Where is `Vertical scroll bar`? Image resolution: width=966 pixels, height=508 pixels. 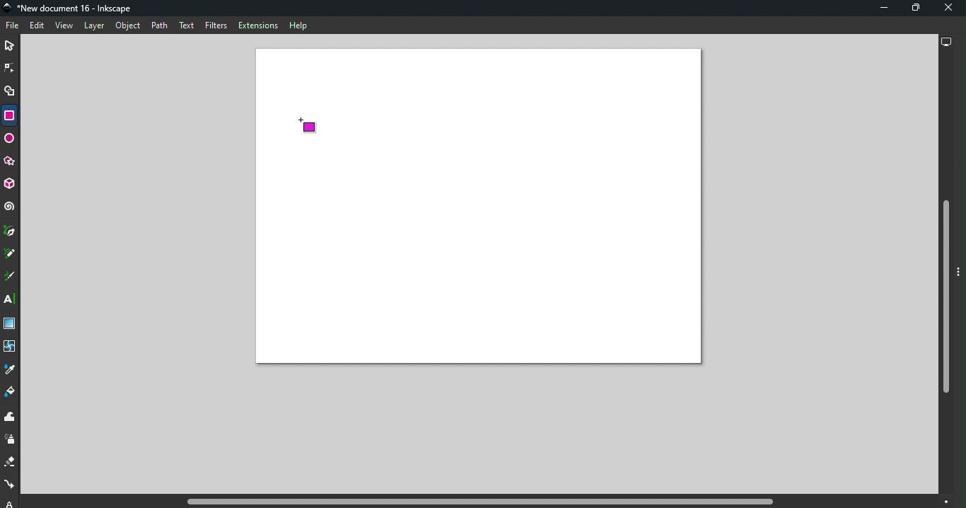
Vertical scroll bar is located at coordinates (945, 274).